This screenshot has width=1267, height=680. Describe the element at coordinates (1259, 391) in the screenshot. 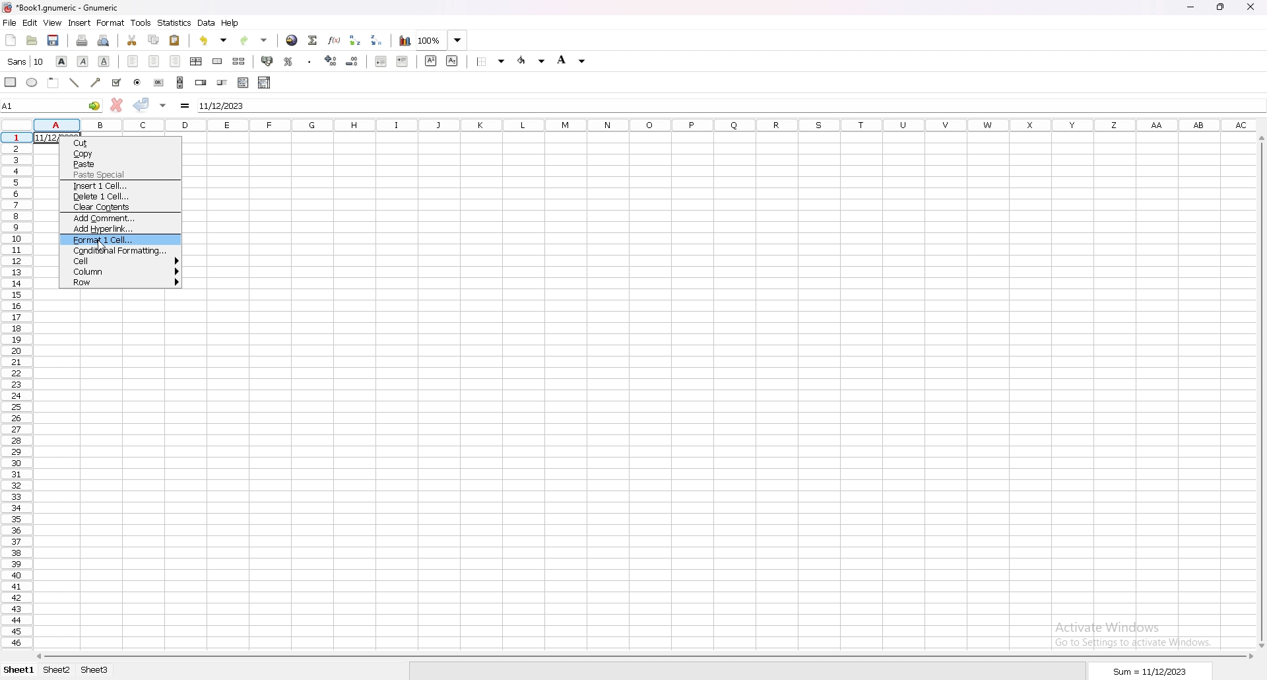

I see `scroll bar` at that location.